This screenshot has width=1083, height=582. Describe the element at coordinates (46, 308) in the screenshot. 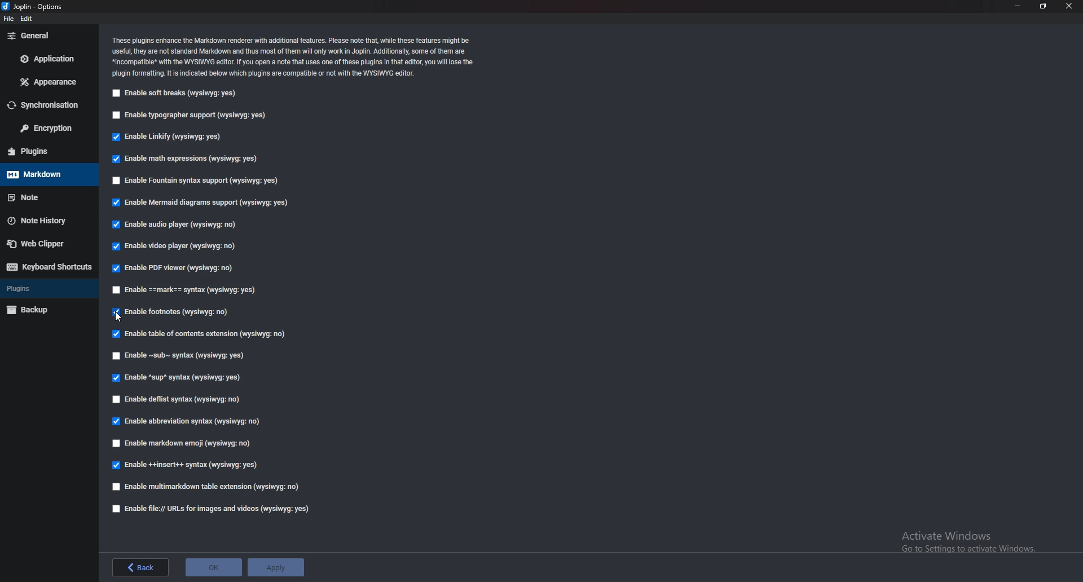

I see `backup` at that location.